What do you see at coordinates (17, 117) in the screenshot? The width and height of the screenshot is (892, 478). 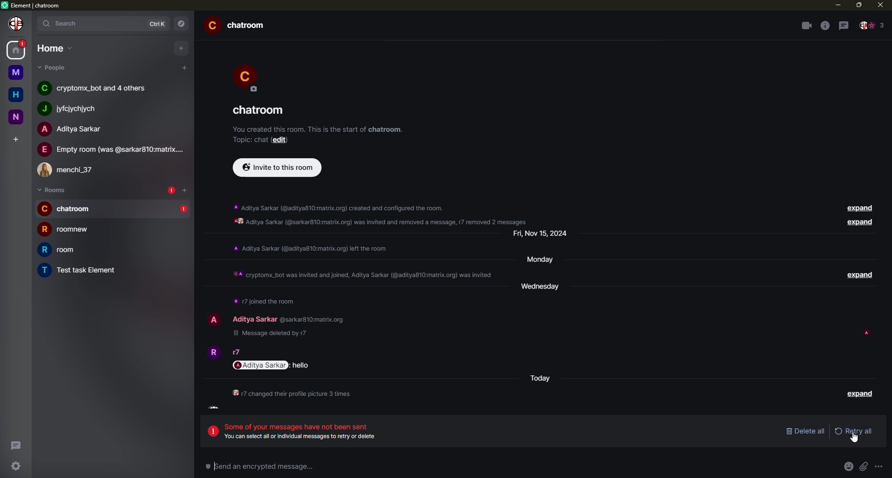 I see `n` at bounding box center [17, 117].